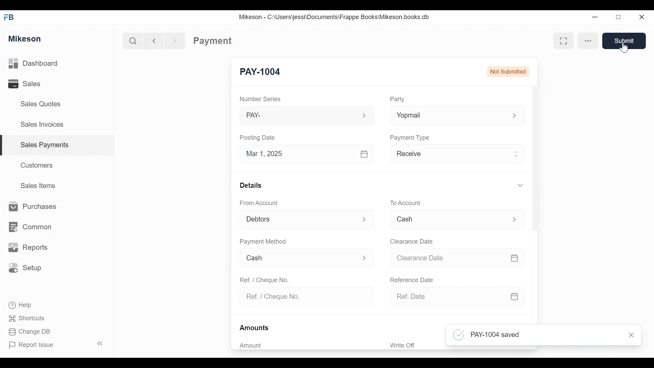  I want to click on Ref. Date, so click(457, 295).